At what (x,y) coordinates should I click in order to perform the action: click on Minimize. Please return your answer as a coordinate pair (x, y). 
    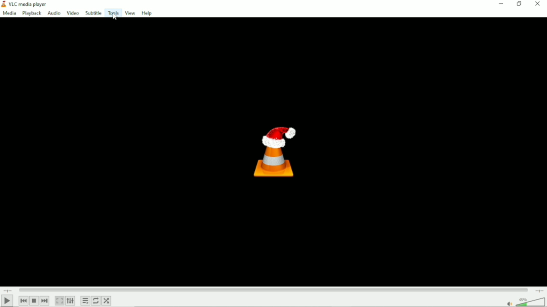
    Looking at the image, I should click on (500, 3).